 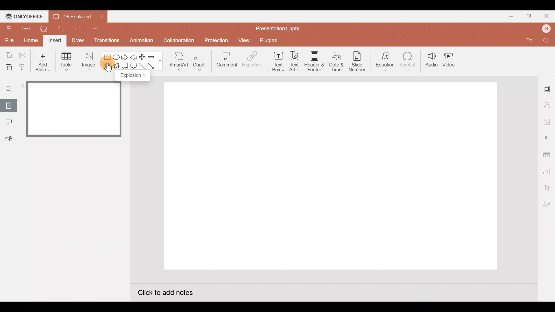 What do you see at coordinates (547, 87) in the screenshot?
I see `Slide settings` at bounding box center [547, 87].